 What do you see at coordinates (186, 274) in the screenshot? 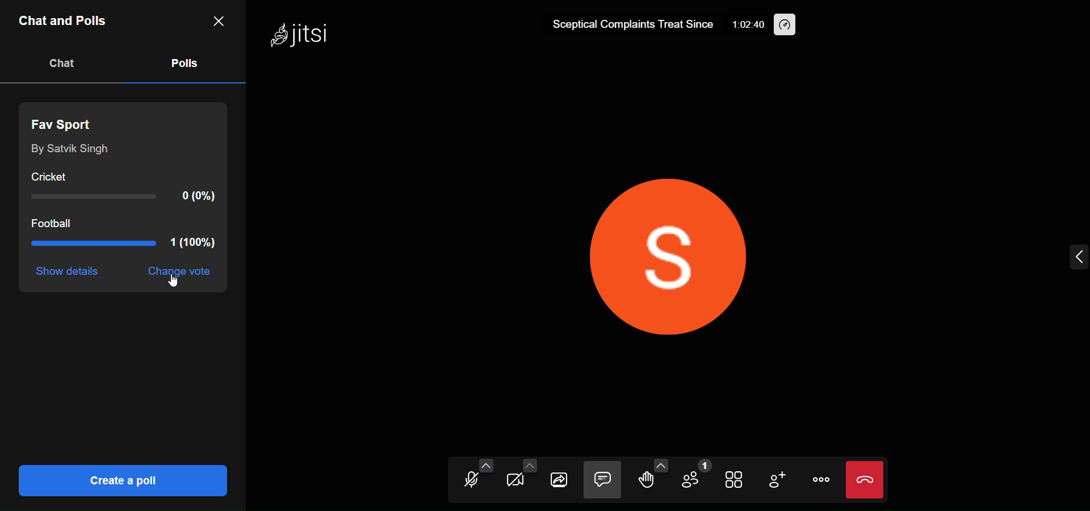
I see `change vote` at bounding box center [186, 274].